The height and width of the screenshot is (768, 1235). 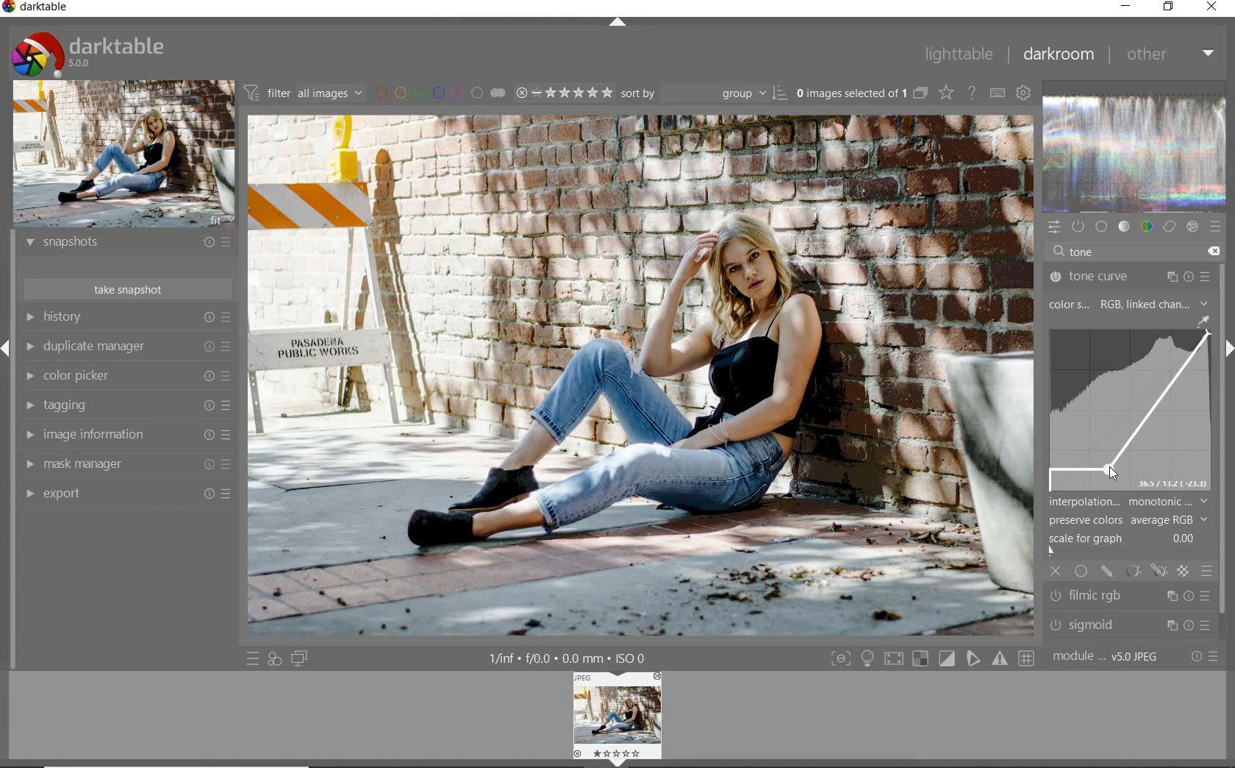 I want to click on mask options, so click(x=1144, y=572).